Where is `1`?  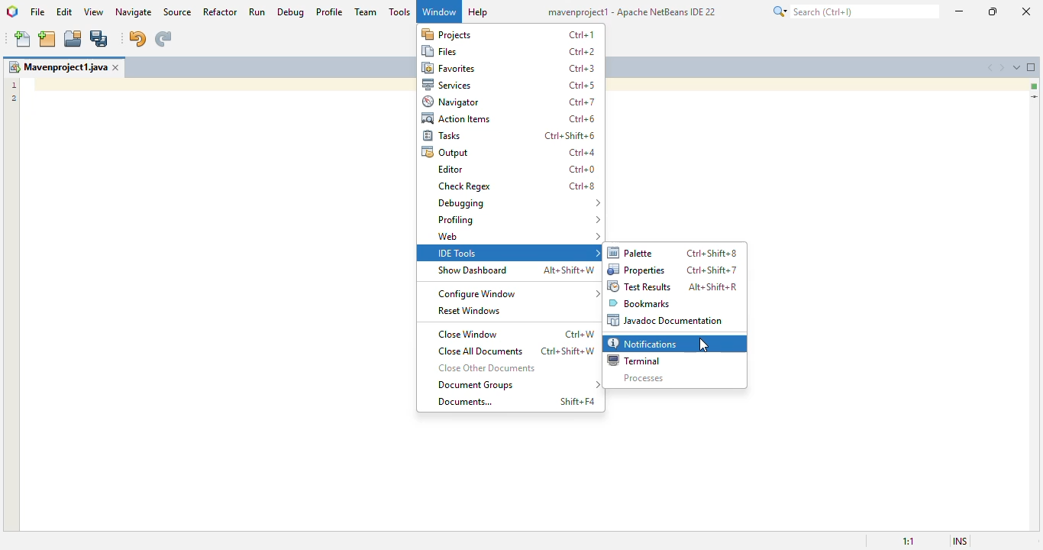
1 is located at coordinates (15, 84).